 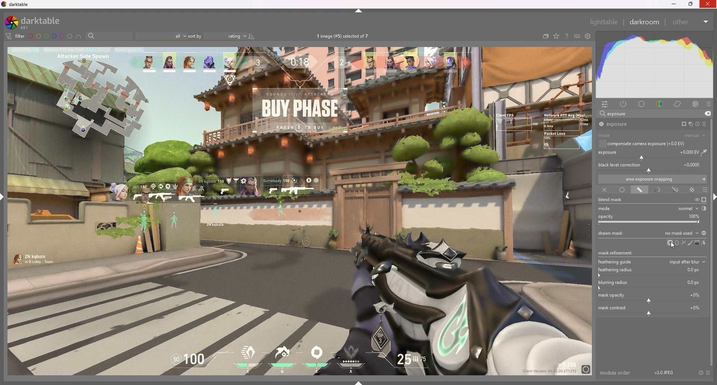 What do you see at coordinates (566, 36) in the screenshot?
I see `help` at bounding box center [566, 36].